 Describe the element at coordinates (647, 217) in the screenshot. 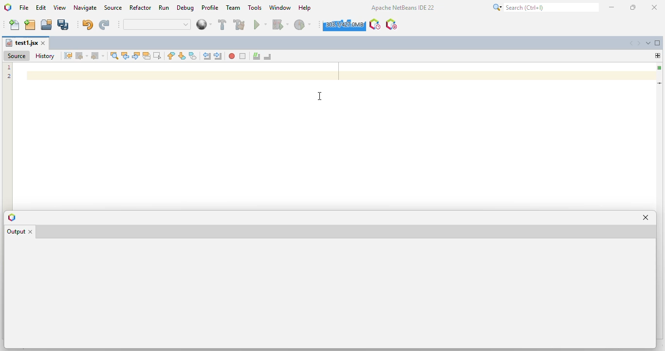

I see `close` at that location.